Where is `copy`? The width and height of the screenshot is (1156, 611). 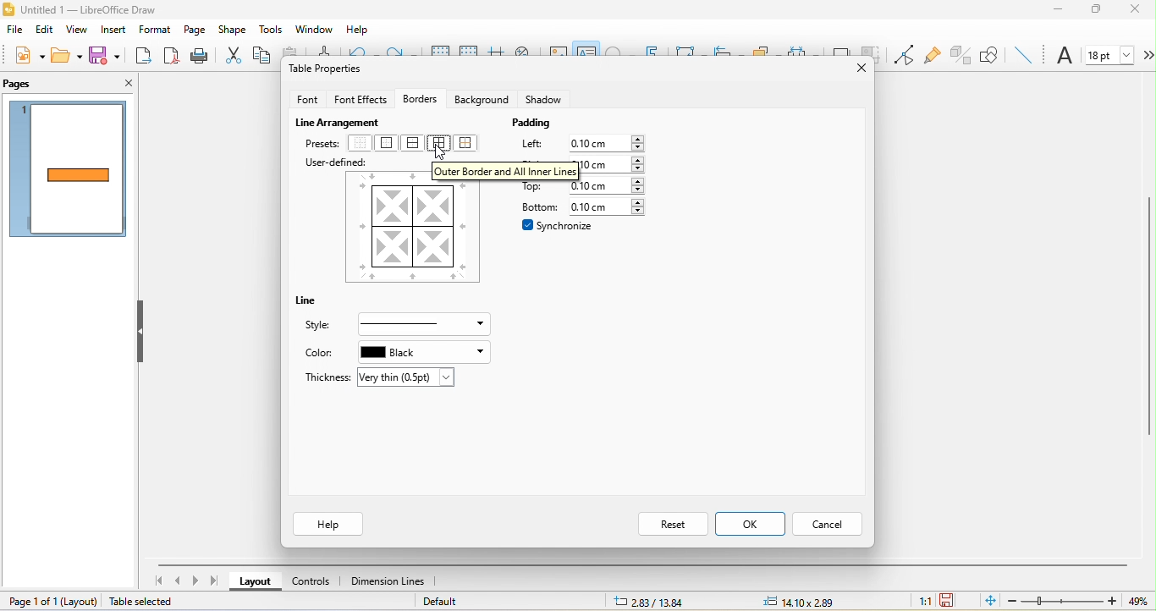
copy is located at coordinates (265, 56).